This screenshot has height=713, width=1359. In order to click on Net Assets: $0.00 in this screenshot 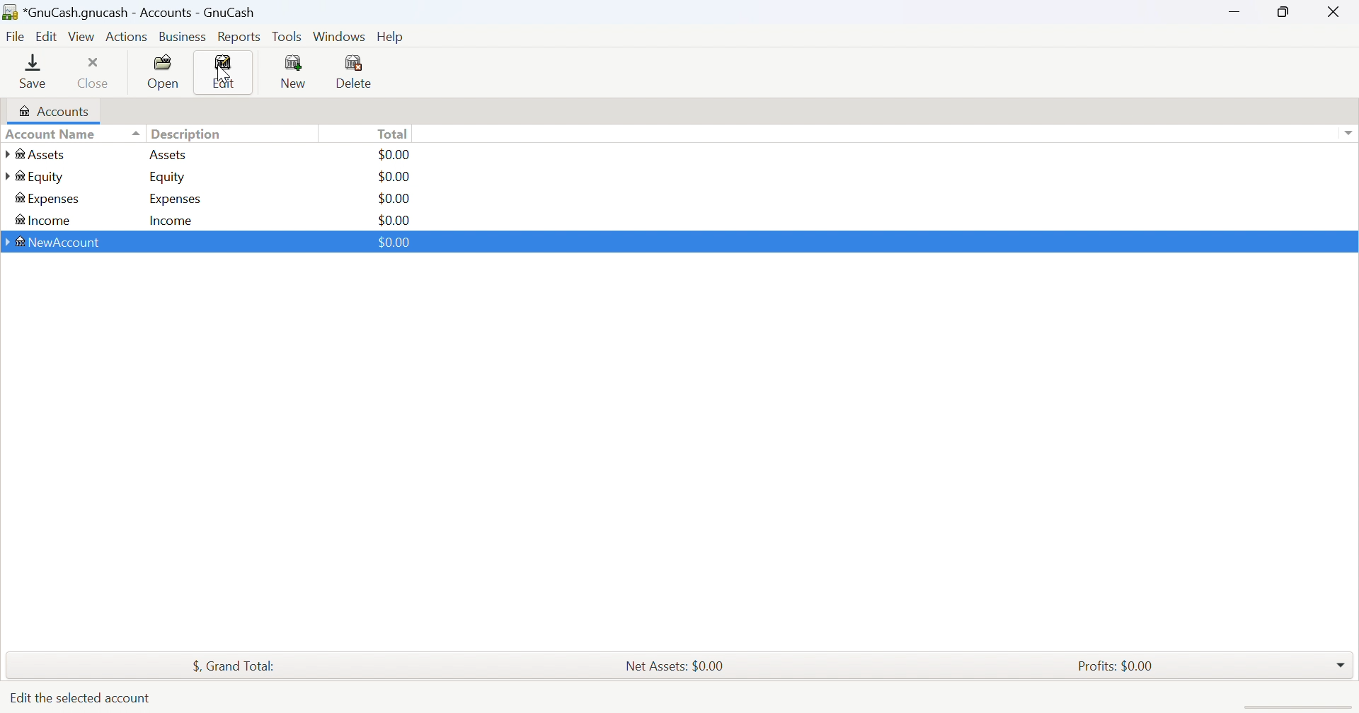, I will do `click(674, 666)`.